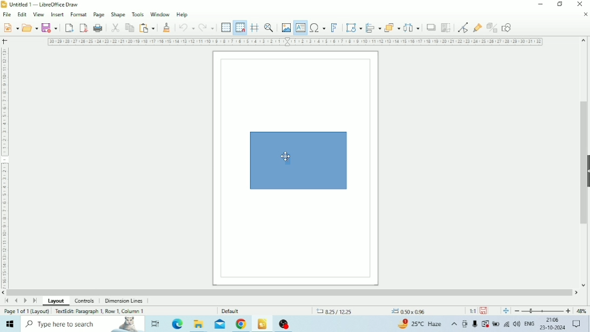 Image resolution: width=590 pixels, height=332 pixels. I want to click on Page, so click(98, 14).